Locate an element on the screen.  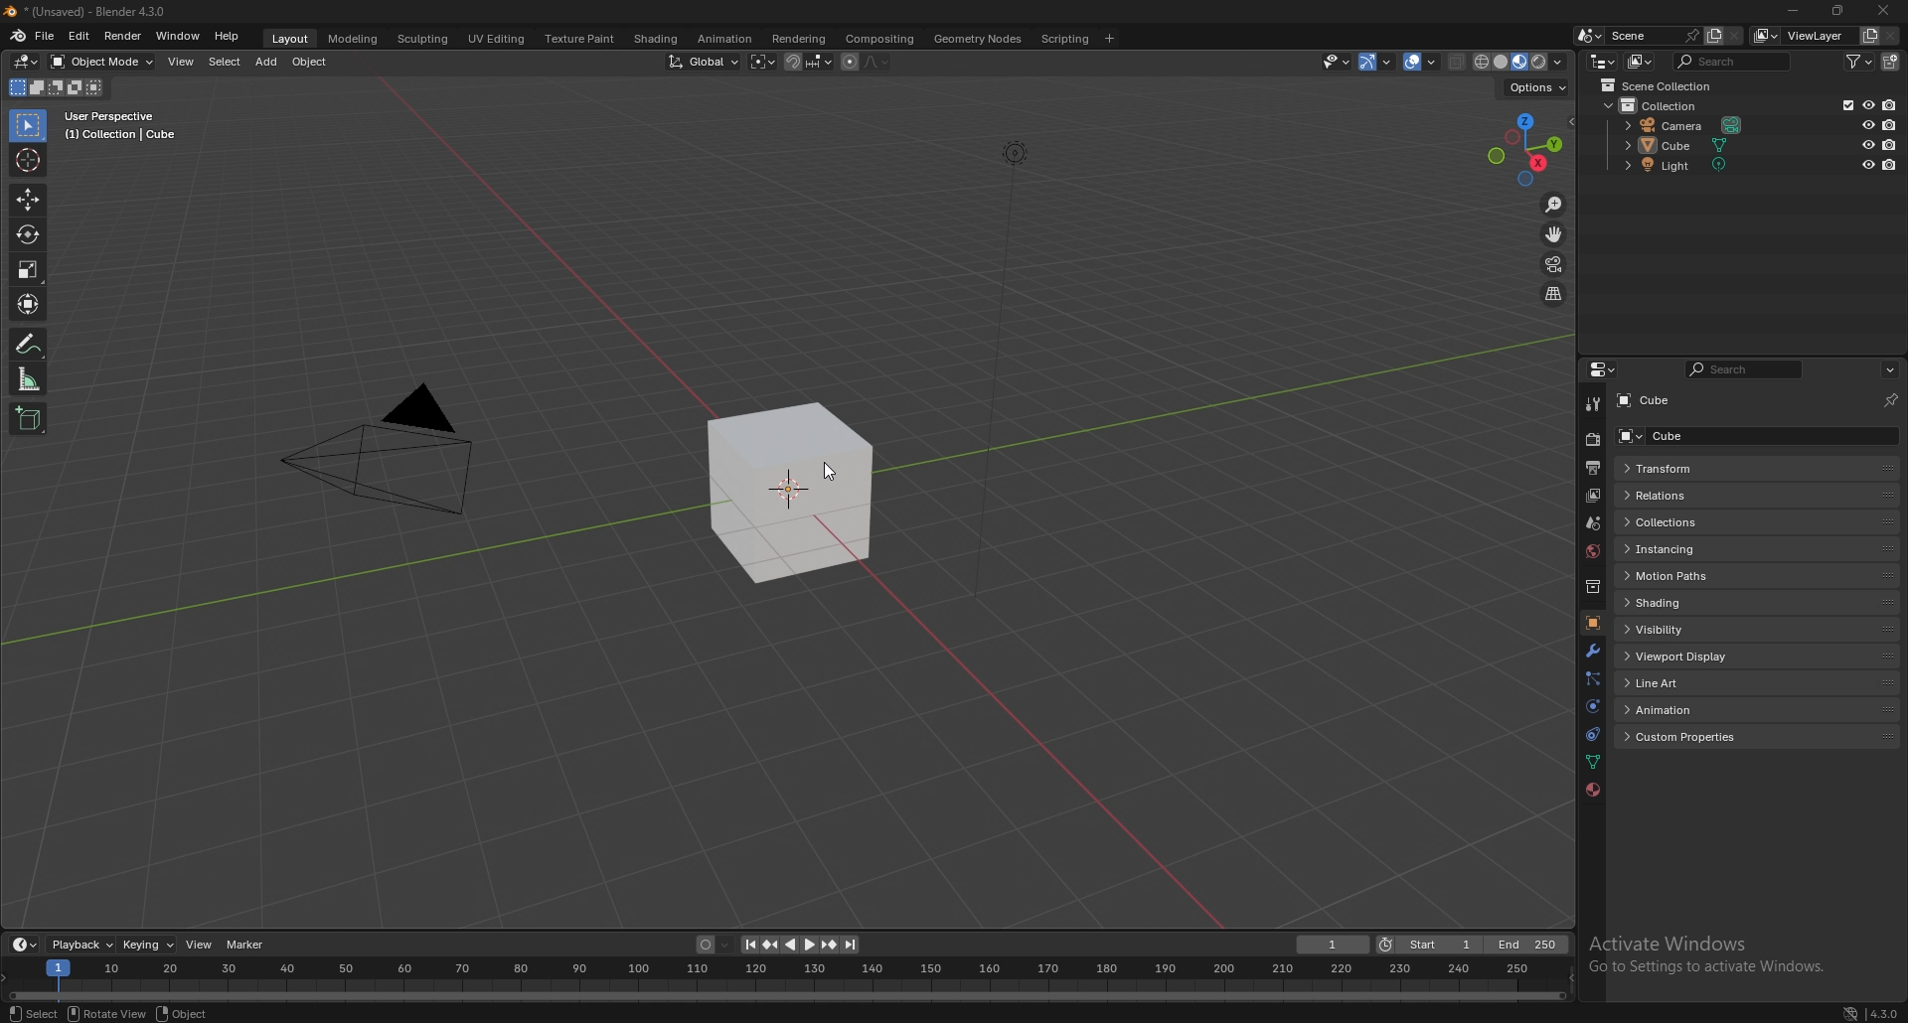
select is located at coordinates (225, 62).